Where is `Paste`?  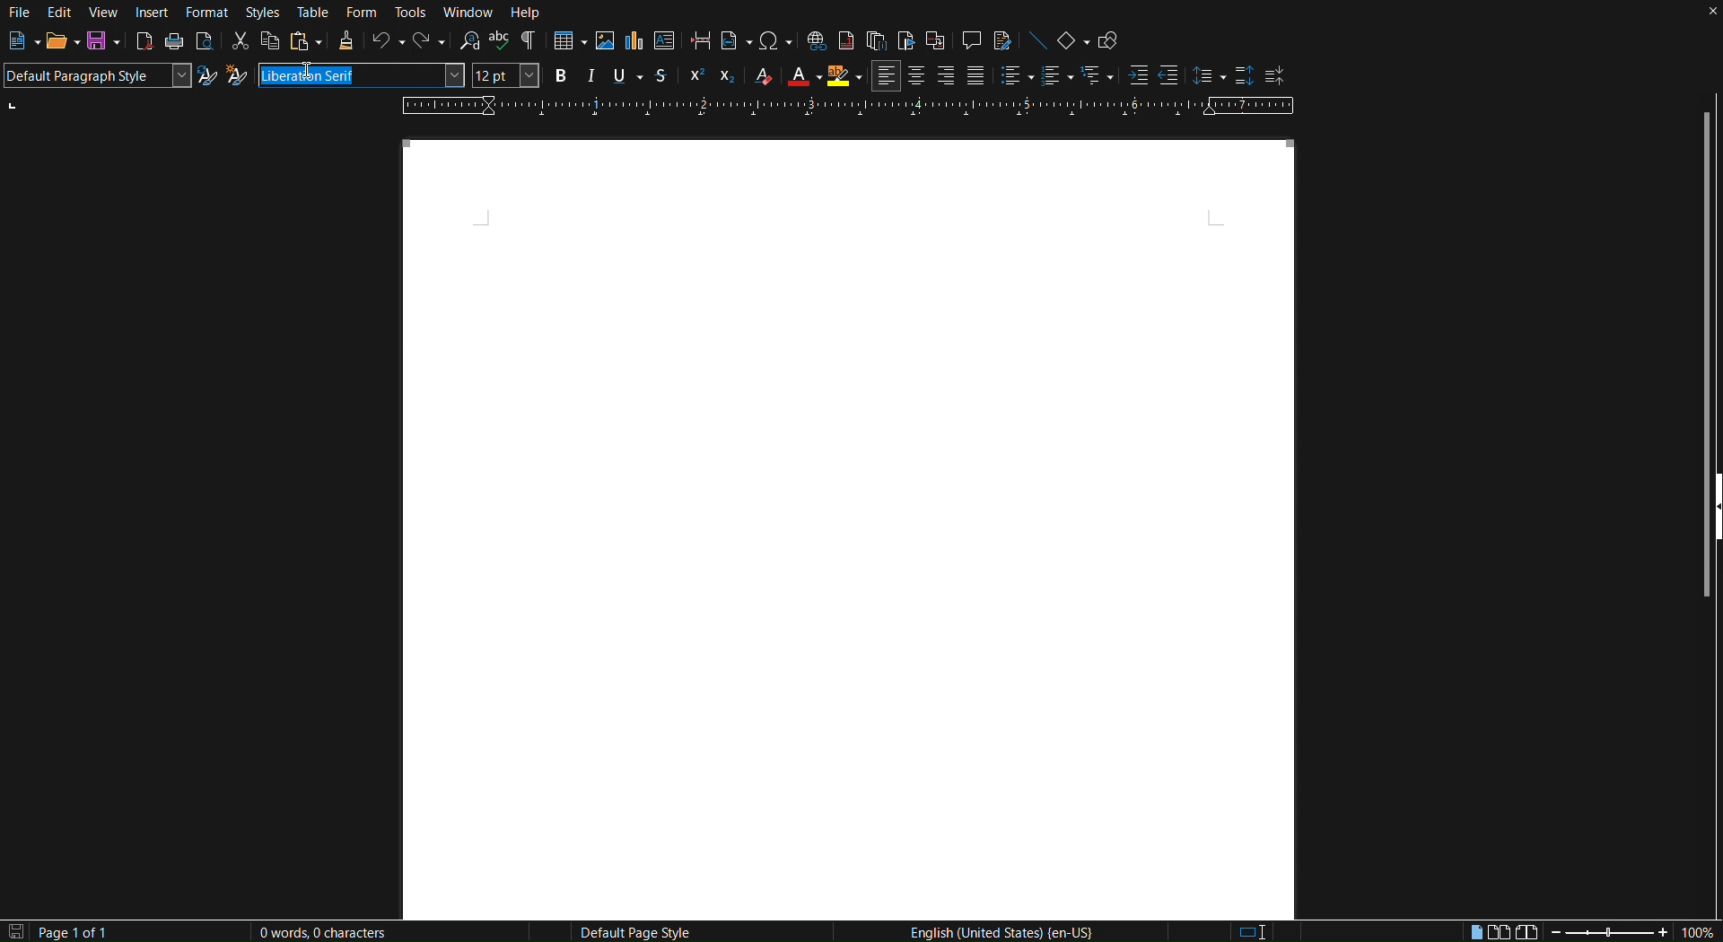
Paste is located at coordinates (306, 44).